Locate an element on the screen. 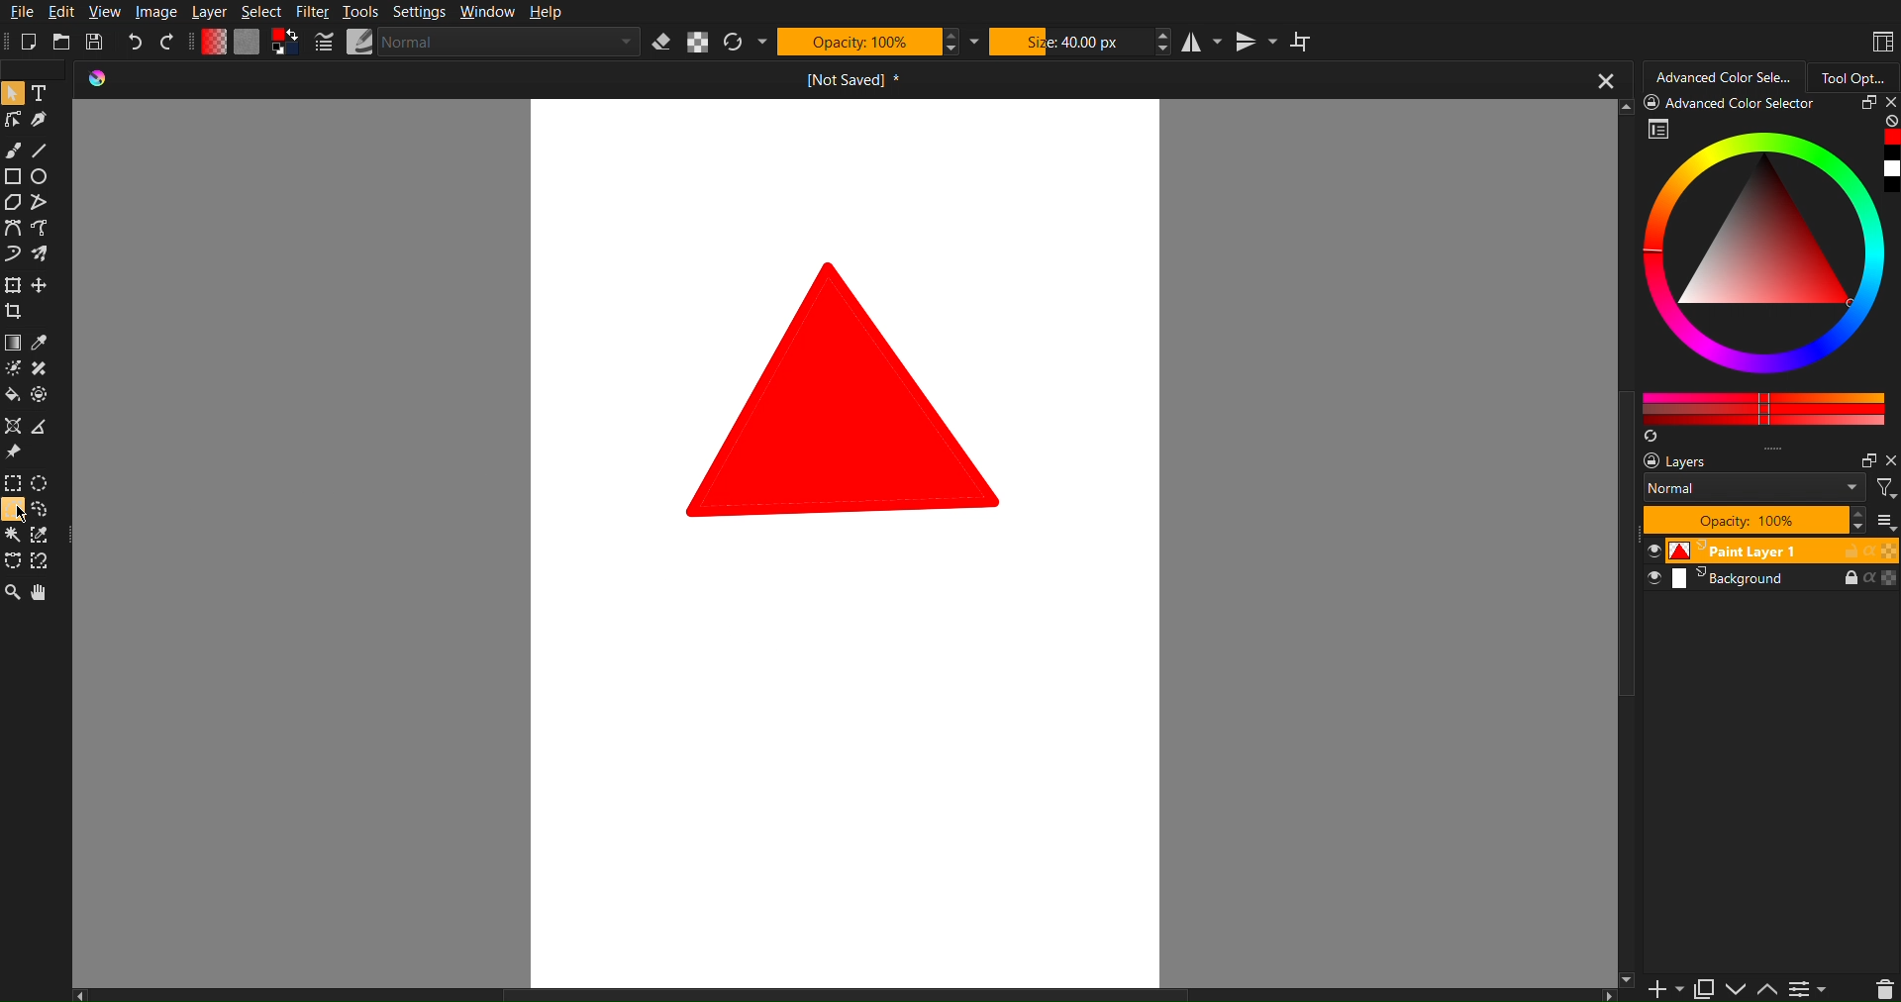 This screenshot has height=1002, width=1901. Text is located at coordinates (39, 93).